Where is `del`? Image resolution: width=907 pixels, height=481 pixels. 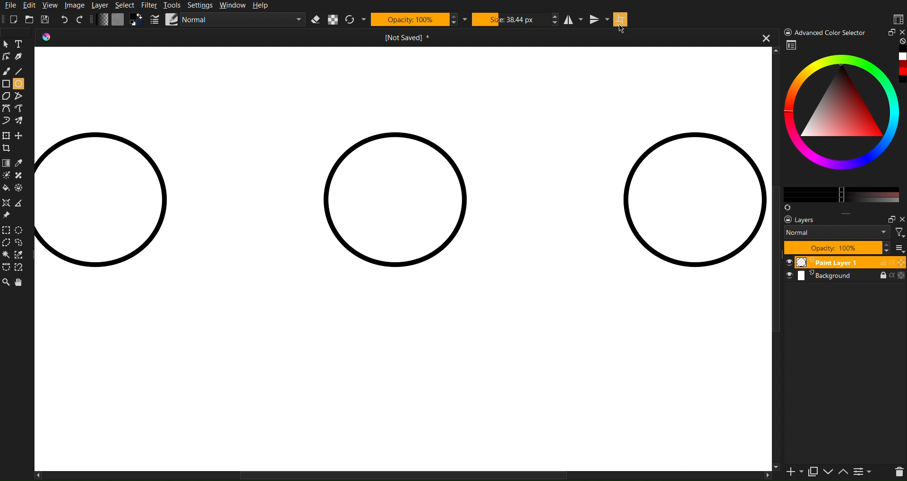 del is located at coordinates (901, 473).